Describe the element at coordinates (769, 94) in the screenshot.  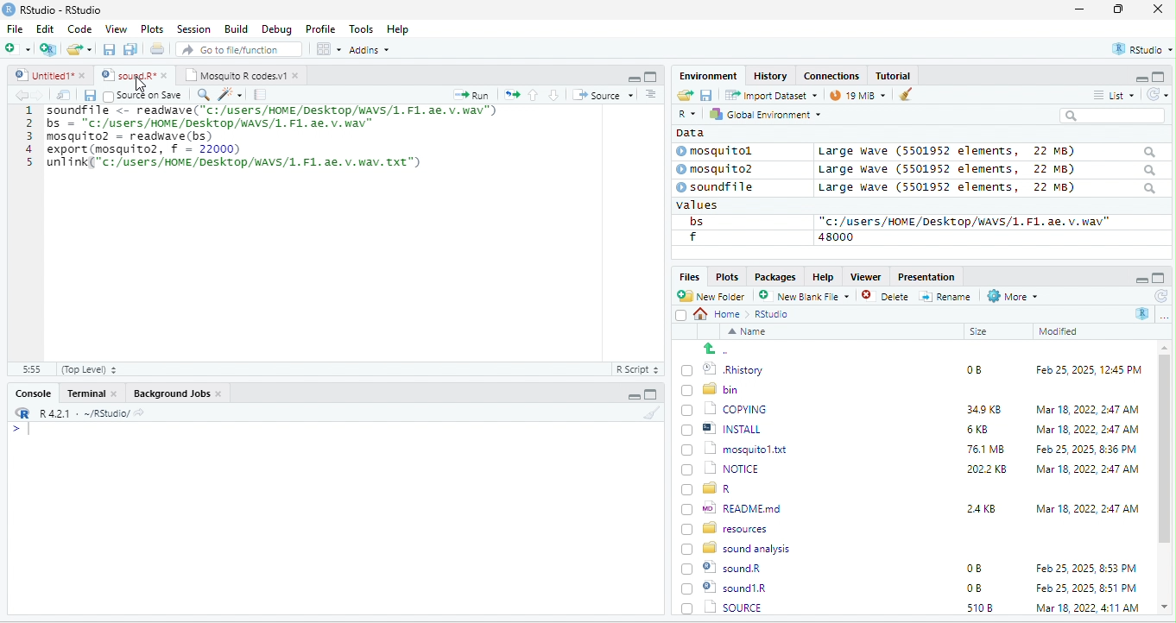
I see `# import Dataset` at that location.